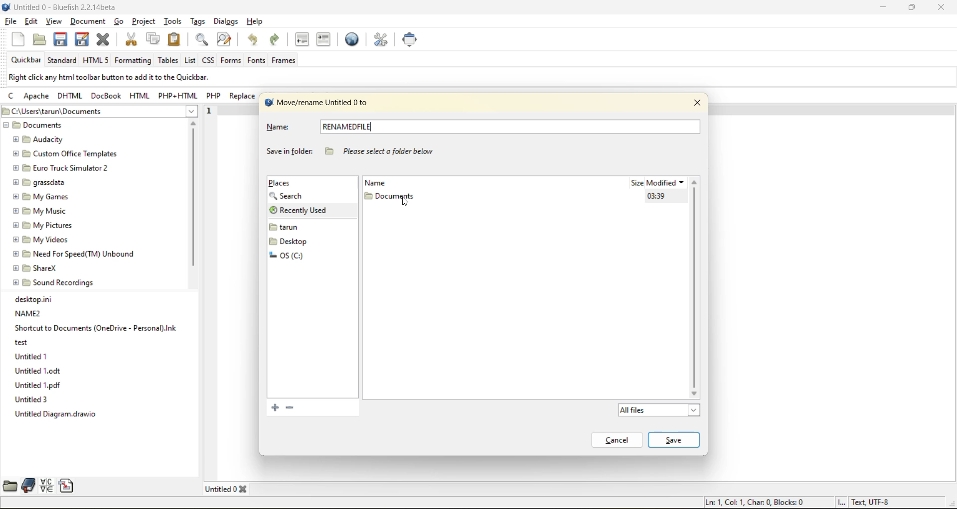 This screenshot has width=957, height=509. What do you see at coordinates (228, 488) in the screenshot?
I see `tabs` at bounding box center [228, 488].